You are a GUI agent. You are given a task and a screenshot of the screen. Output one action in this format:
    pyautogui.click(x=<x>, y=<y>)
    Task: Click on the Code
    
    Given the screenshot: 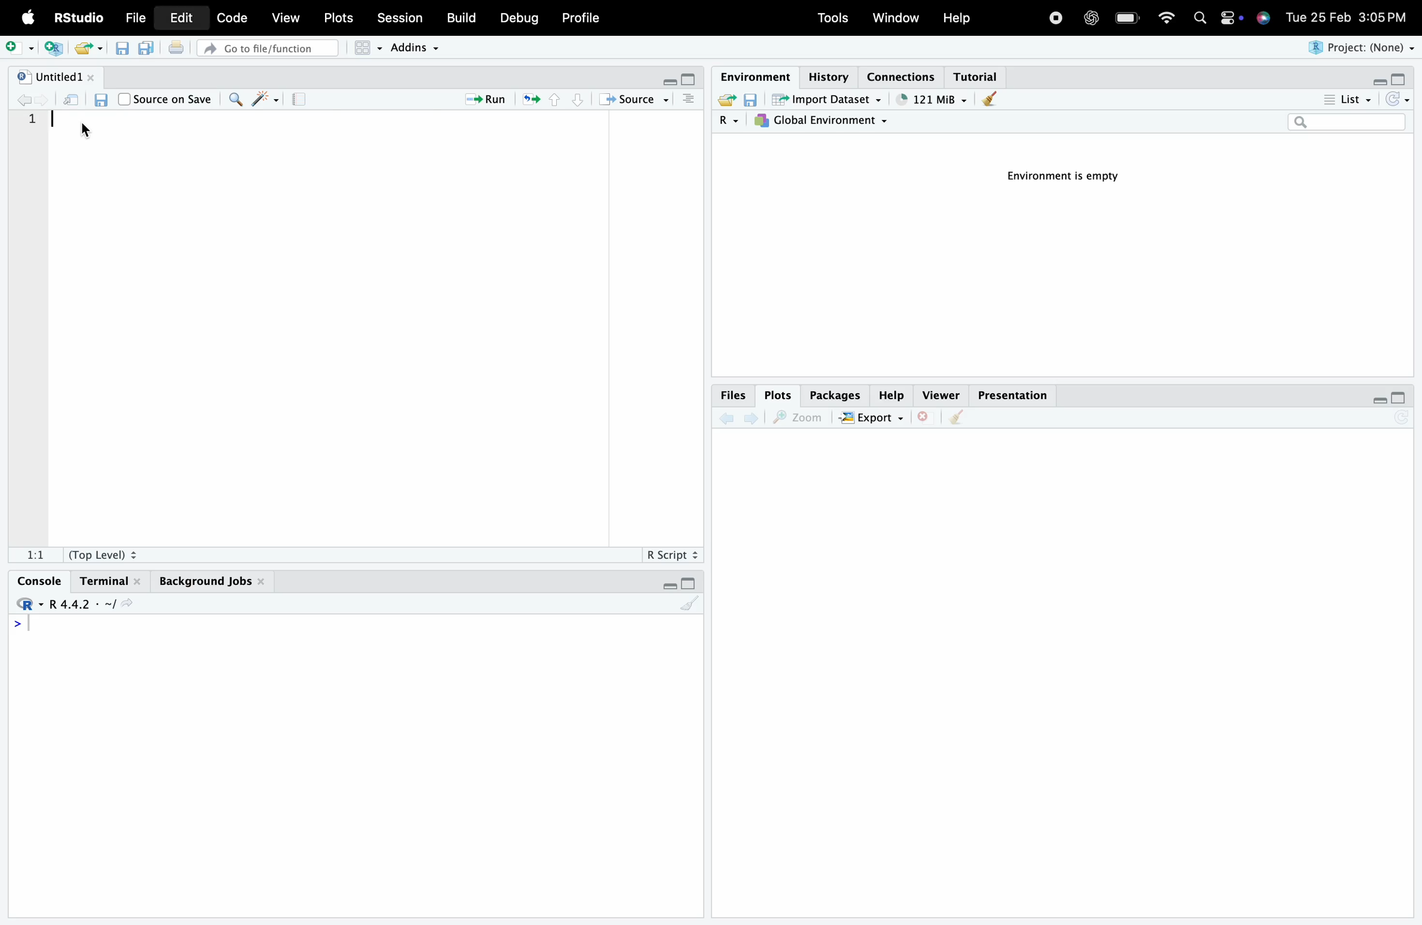 What is the action you would take?
    pyautogui.click(x=233, y=18)
    